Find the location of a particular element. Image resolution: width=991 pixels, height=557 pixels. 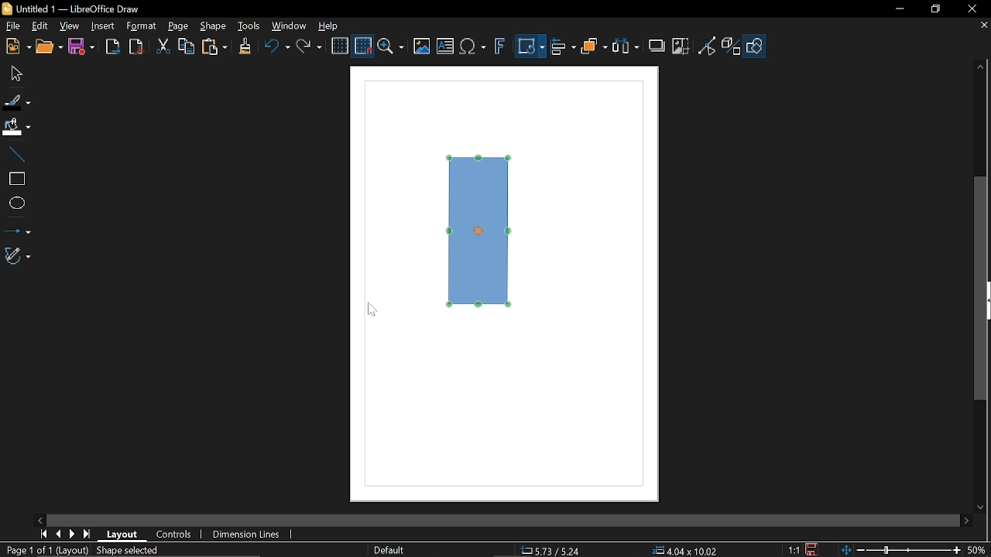

MOve right is located at coordinates (70, 535).